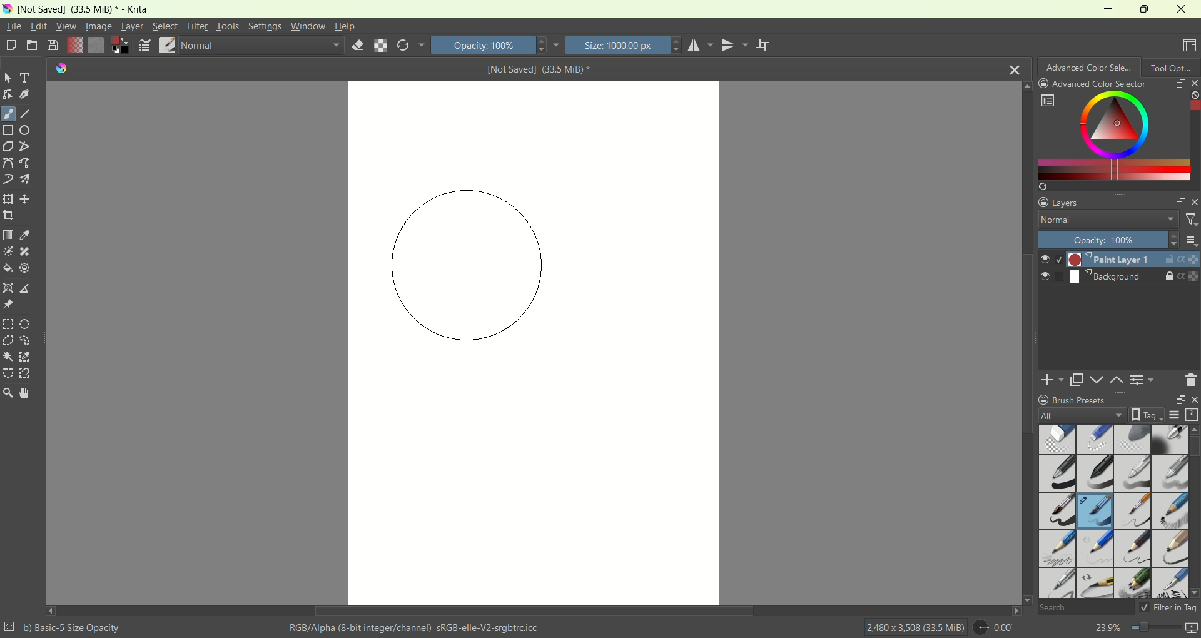  I want to click on 12,480 x 3,508 (33.5 MiB), so click(915, 627).